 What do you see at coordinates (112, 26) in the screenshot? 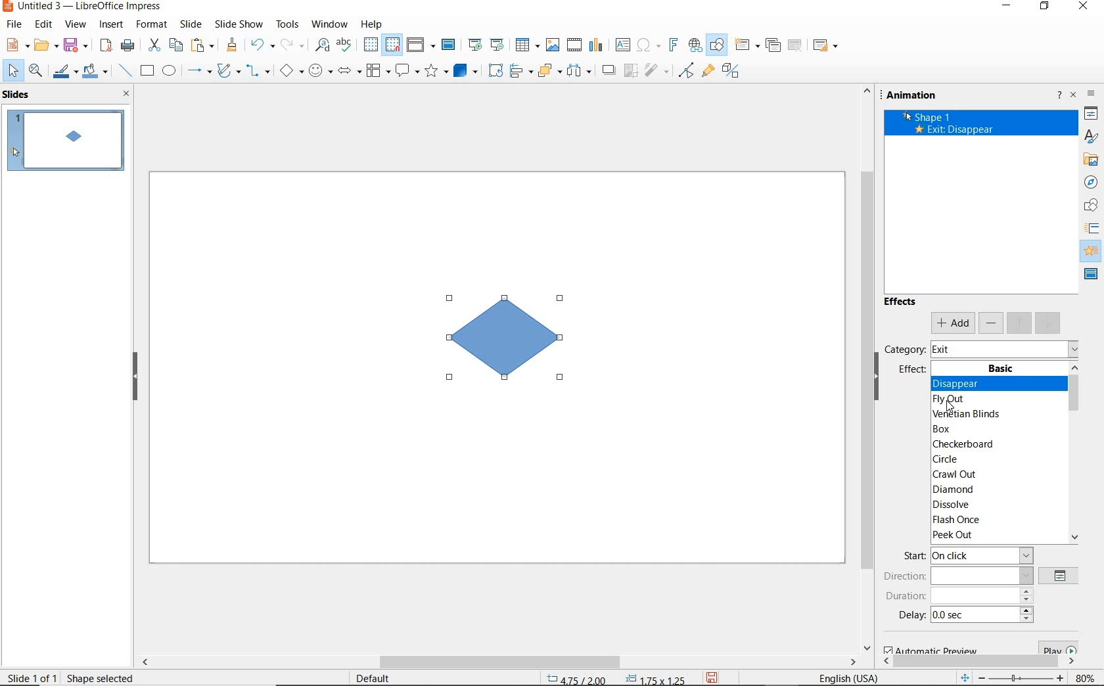
I see `insert` at bounding box center [112, 26].